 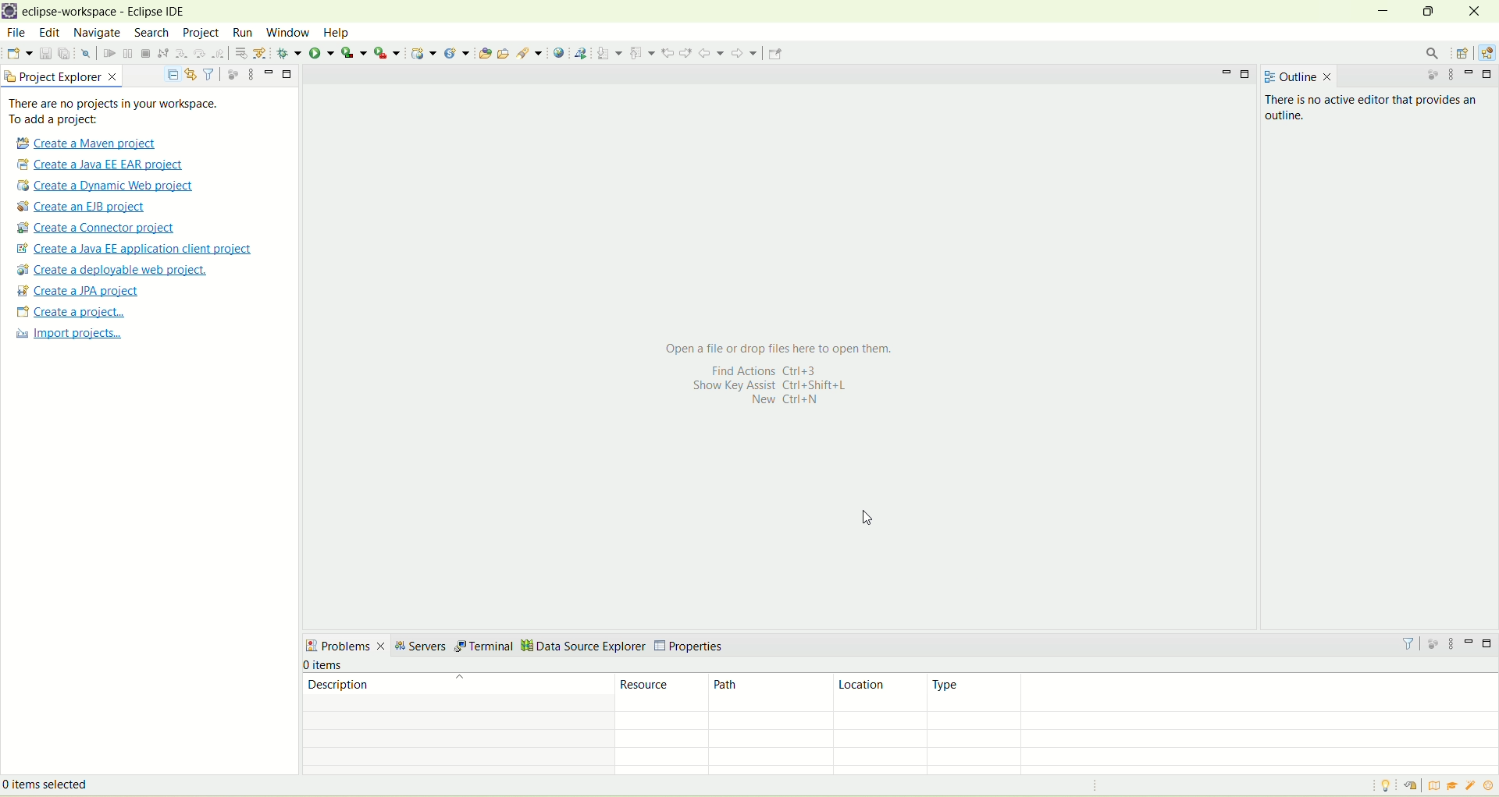 What do you see at coordinates (453, 690) in the screenshot?
I see `description` at bounding box center [453, 690].